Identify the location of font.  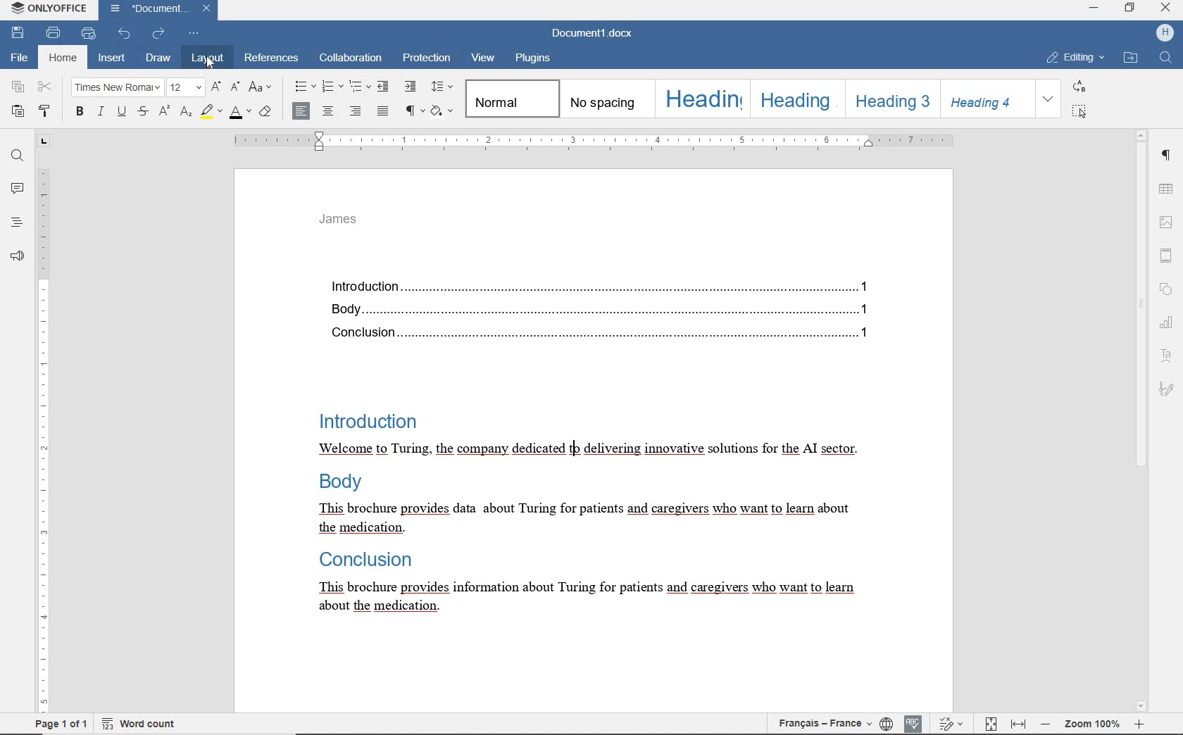
(116, 89).